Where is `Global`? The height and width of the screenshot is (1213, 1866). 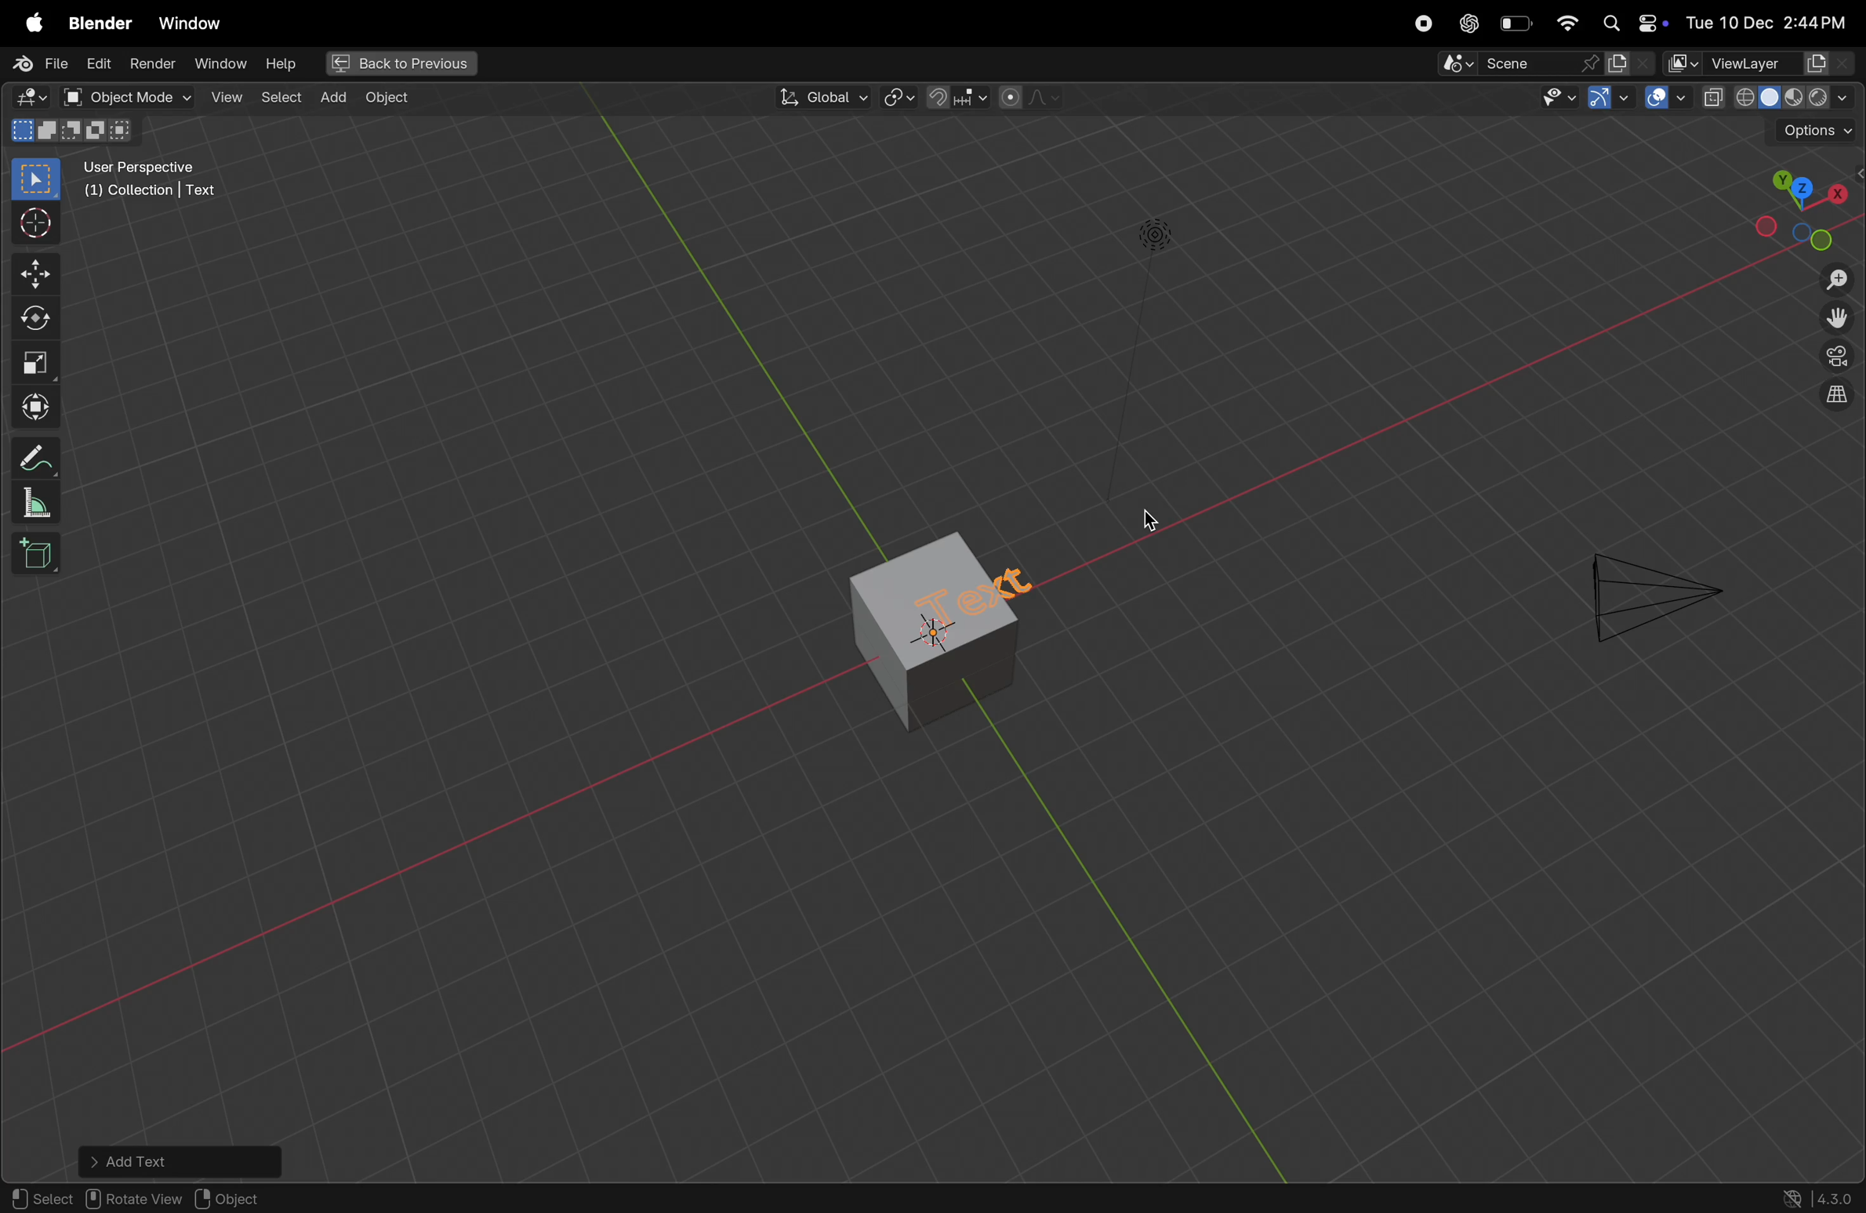 Global is located at coordinates (820, 98).